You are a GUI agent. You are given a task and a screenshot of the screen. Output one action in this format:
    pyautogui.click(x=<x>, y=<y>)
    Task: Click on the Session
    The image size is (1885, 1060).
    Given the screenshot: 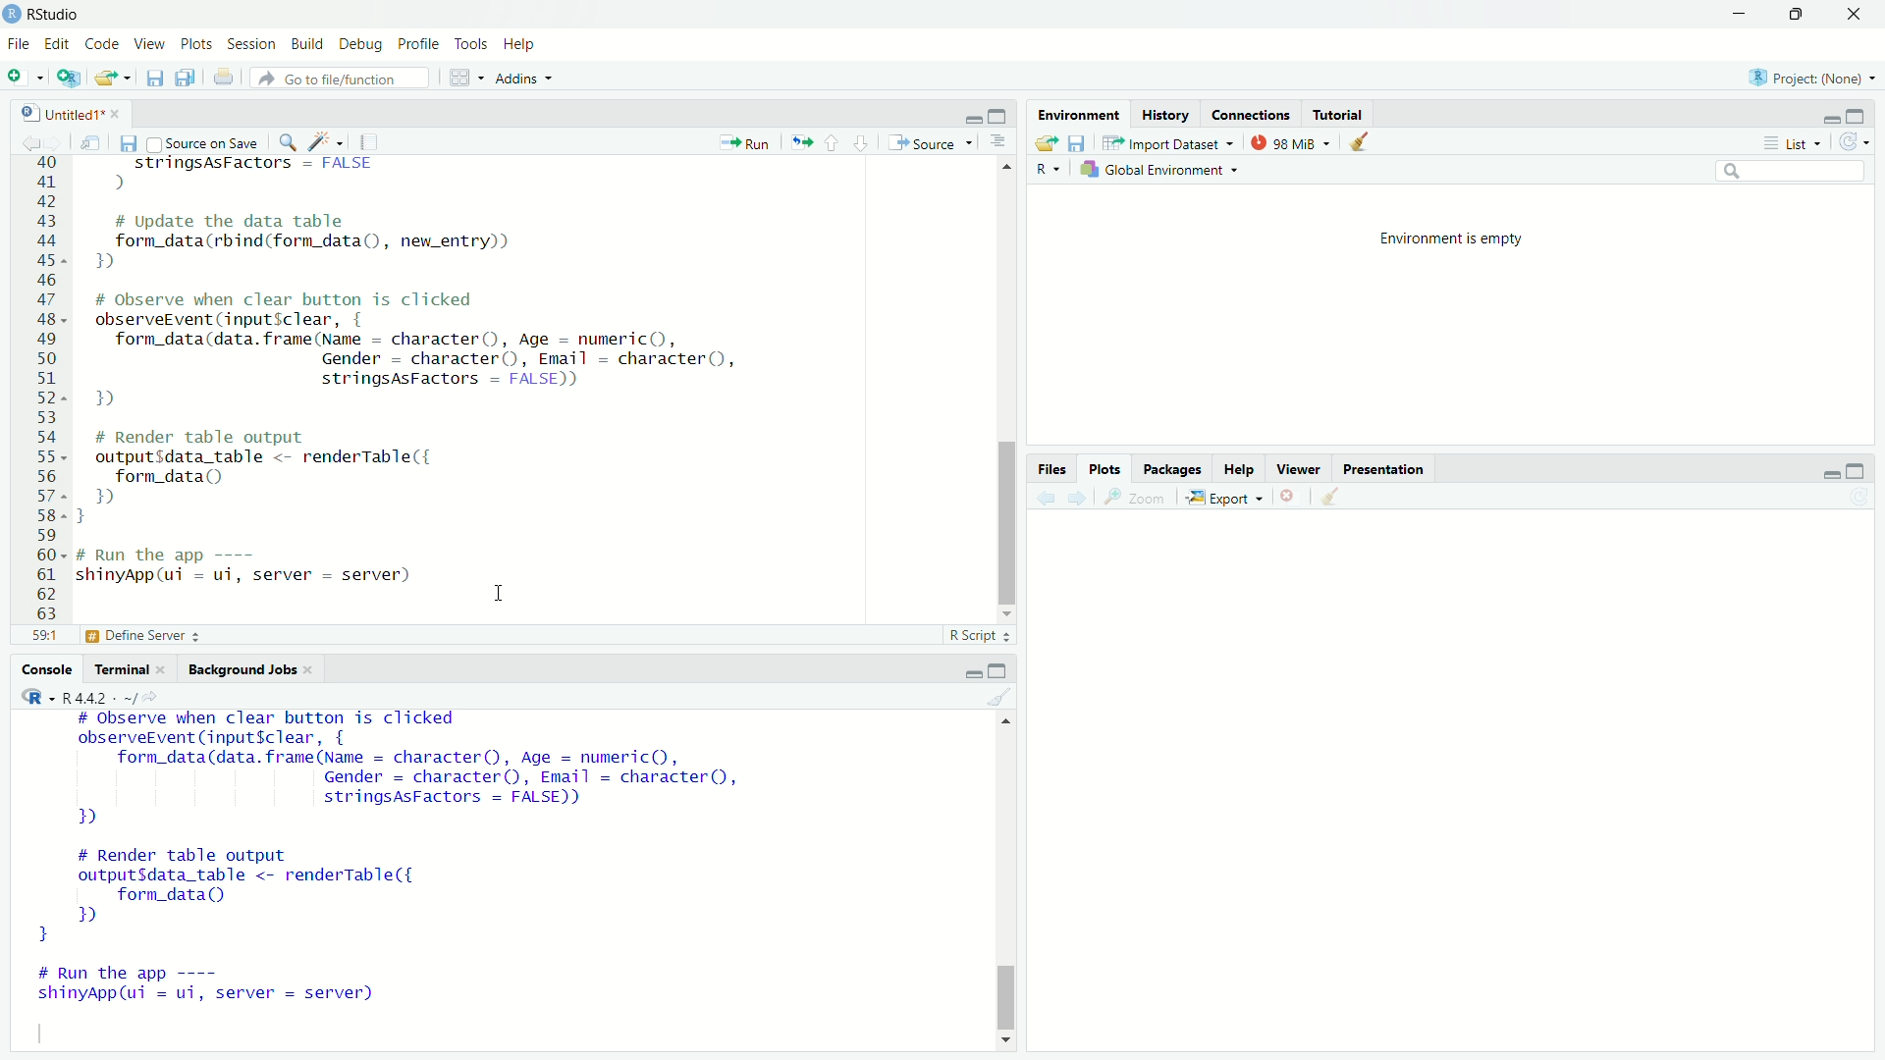 What is the action you would take?
    pyautogui.click(x=251, y=44)
    